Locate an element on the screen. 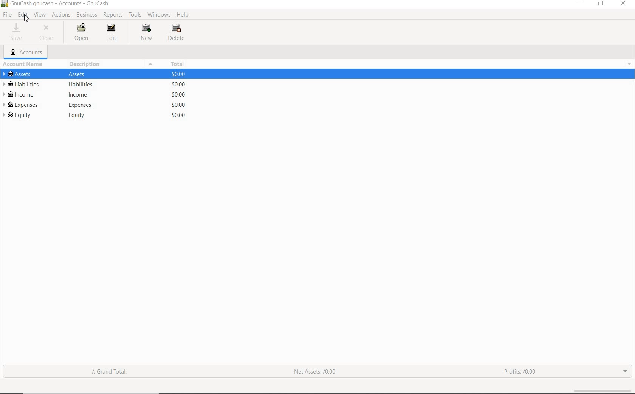 This screenshot has height=394, width=635. net assets is located at coordinates (314, 371).